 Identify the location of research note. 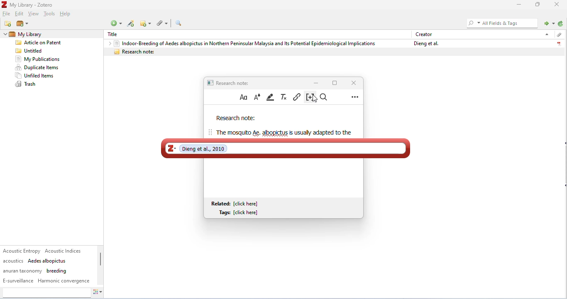
(334, 52).